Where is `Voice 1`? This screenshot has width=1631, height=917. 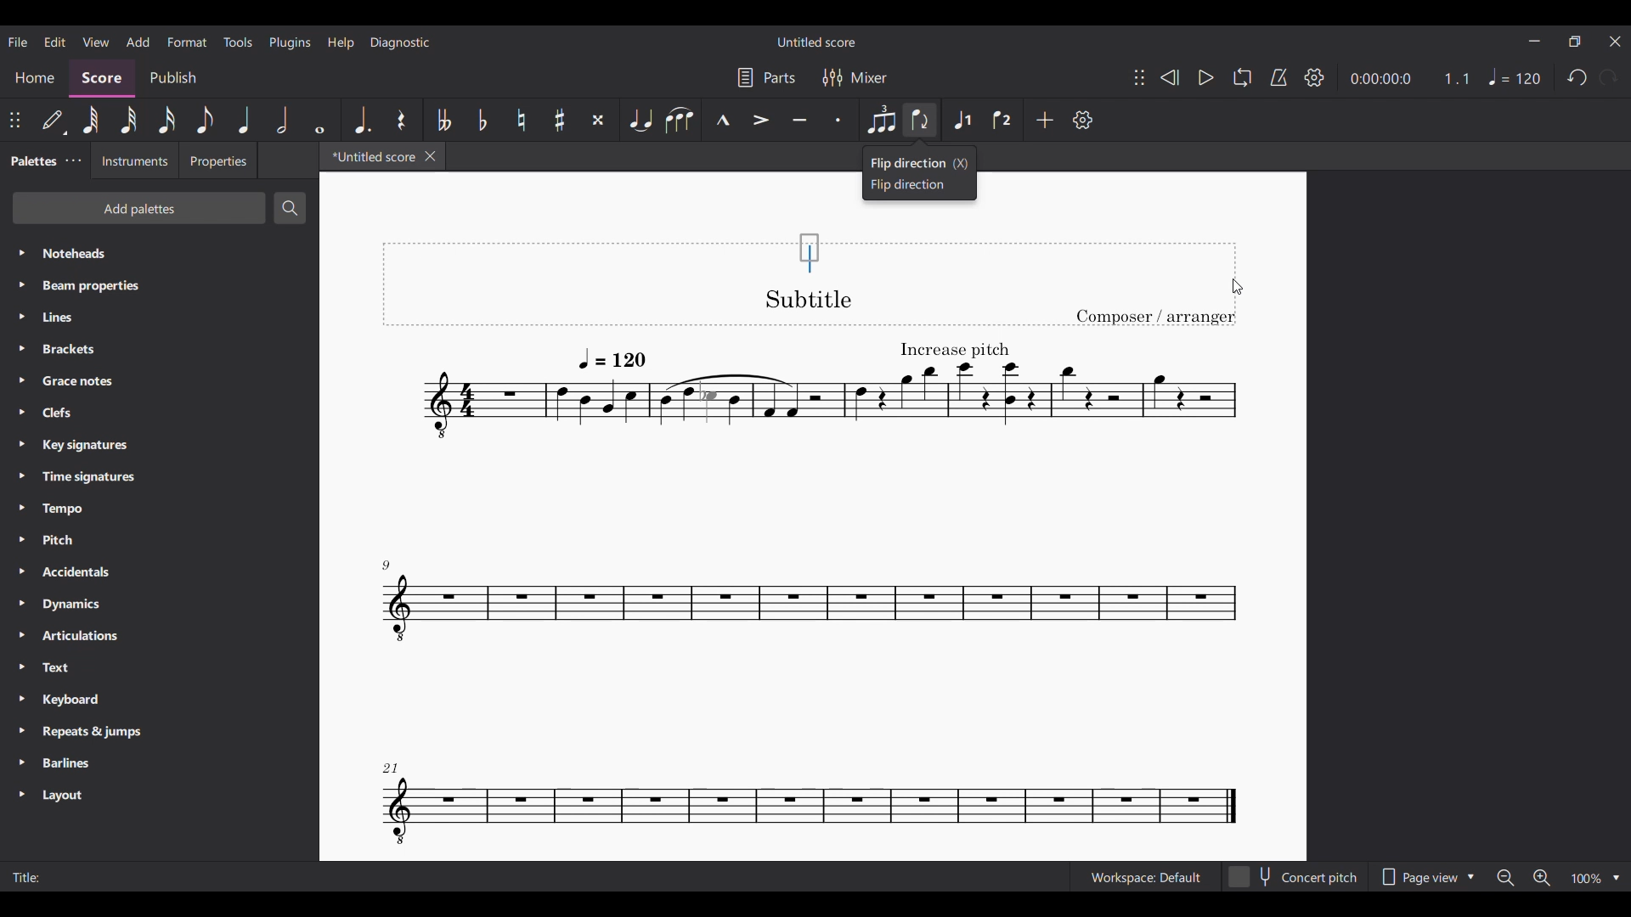
Voice 1 is located at coordinates (962, 120).